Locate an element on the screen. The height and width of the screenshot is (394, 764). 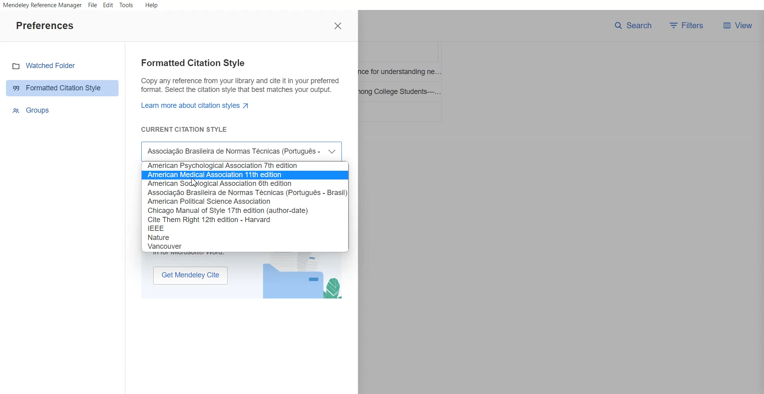
Citation is located at coordinates (246, 175).